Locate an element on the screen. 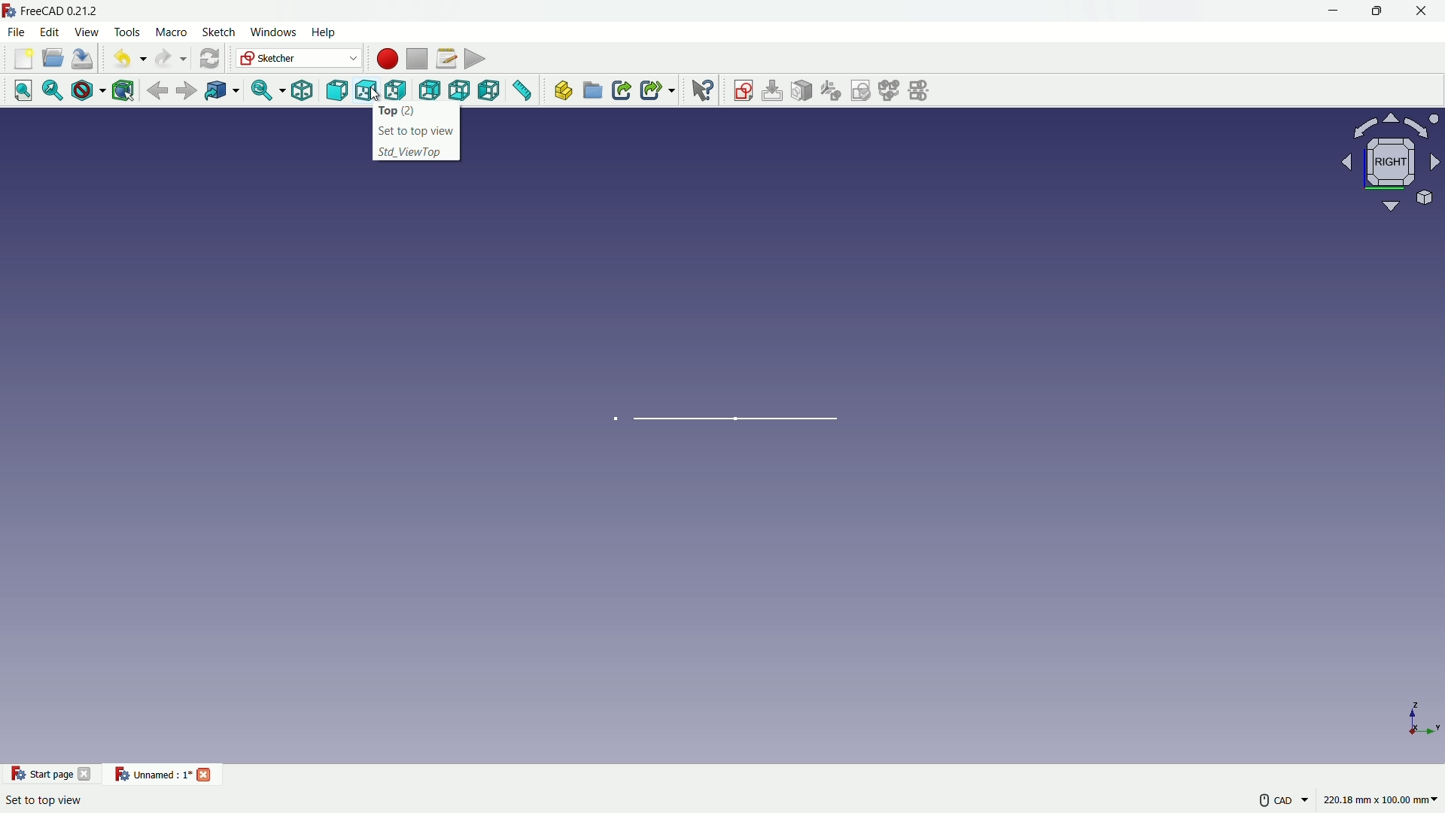 The height and width of the screenshot is (813, 1445). help menu is located at coordinates (324, 33).